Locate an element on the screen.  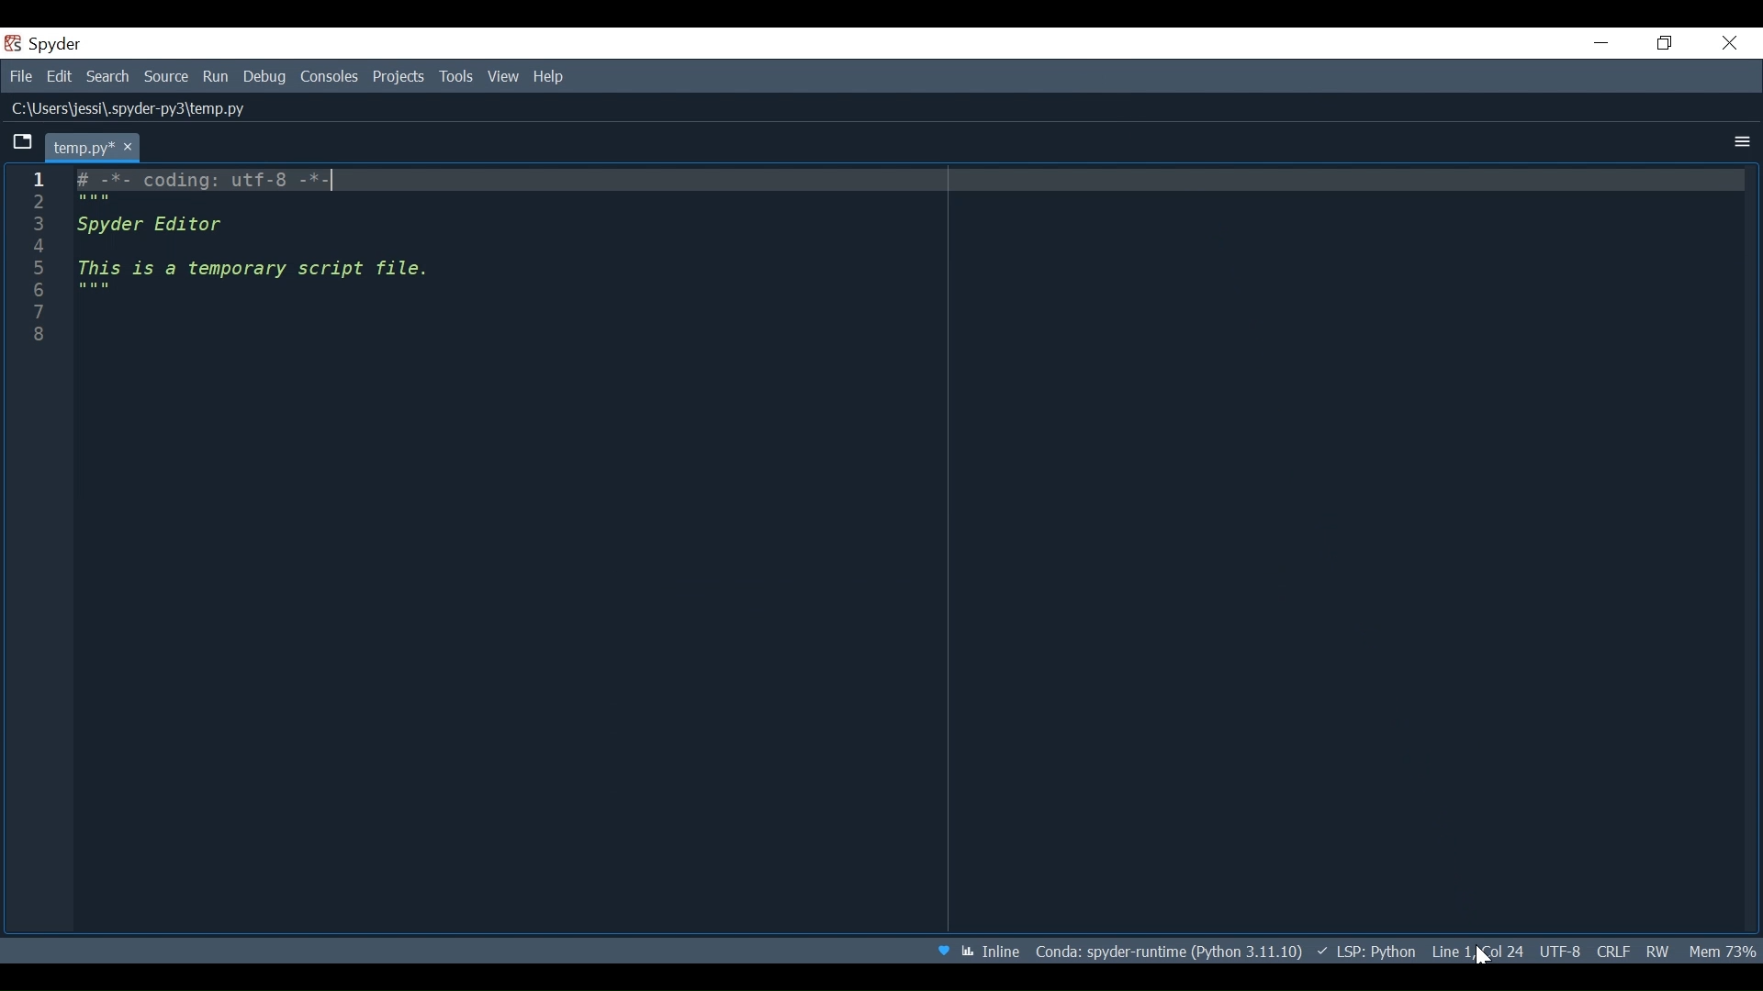
Toggle between Inline and interactive Matplotlib plotting is located at coordinates (994, 949).